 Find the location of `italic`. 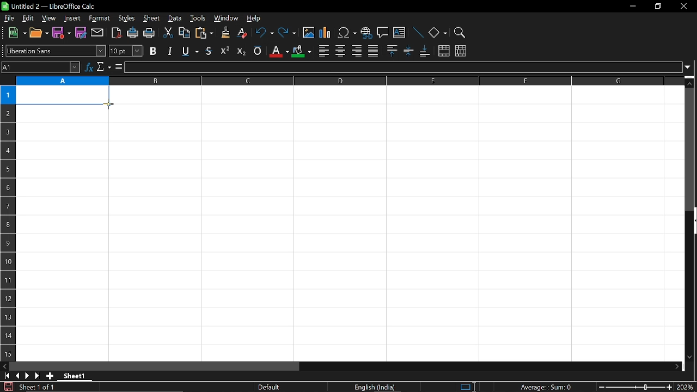

italic is located at coordinates (169, 51).